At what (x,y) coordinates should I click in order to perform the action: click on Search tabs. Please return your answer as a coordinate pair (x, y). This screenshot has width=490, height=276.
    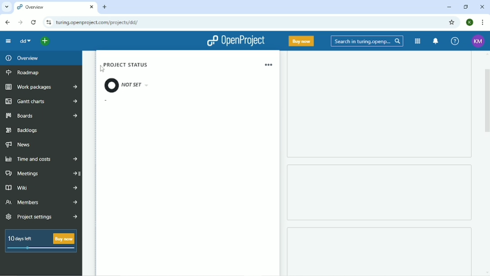
    Looking at the image, I should click on (6, 6).